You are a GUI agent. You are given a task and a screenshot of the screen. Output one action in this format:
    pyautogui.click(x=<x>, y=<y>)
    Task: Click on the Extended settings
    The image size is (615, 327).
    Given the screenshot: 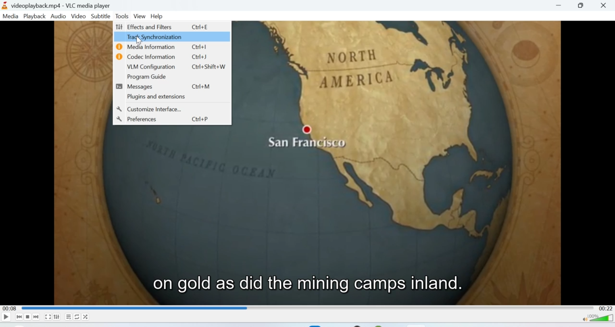 What is the action you would take?
    pyautogui.click(x=57, y=317)
    